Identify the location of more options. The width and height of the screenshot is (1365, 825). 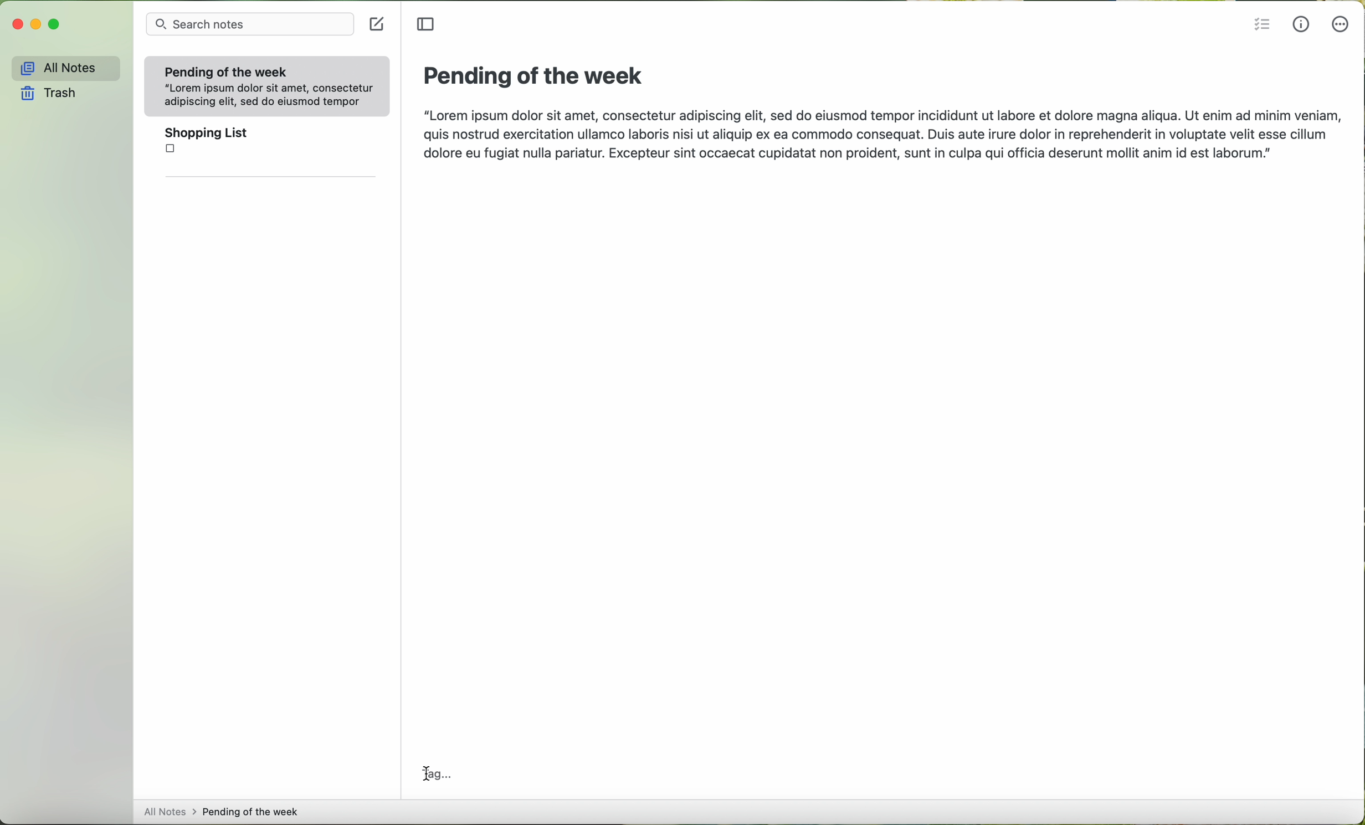
(1340, 27).